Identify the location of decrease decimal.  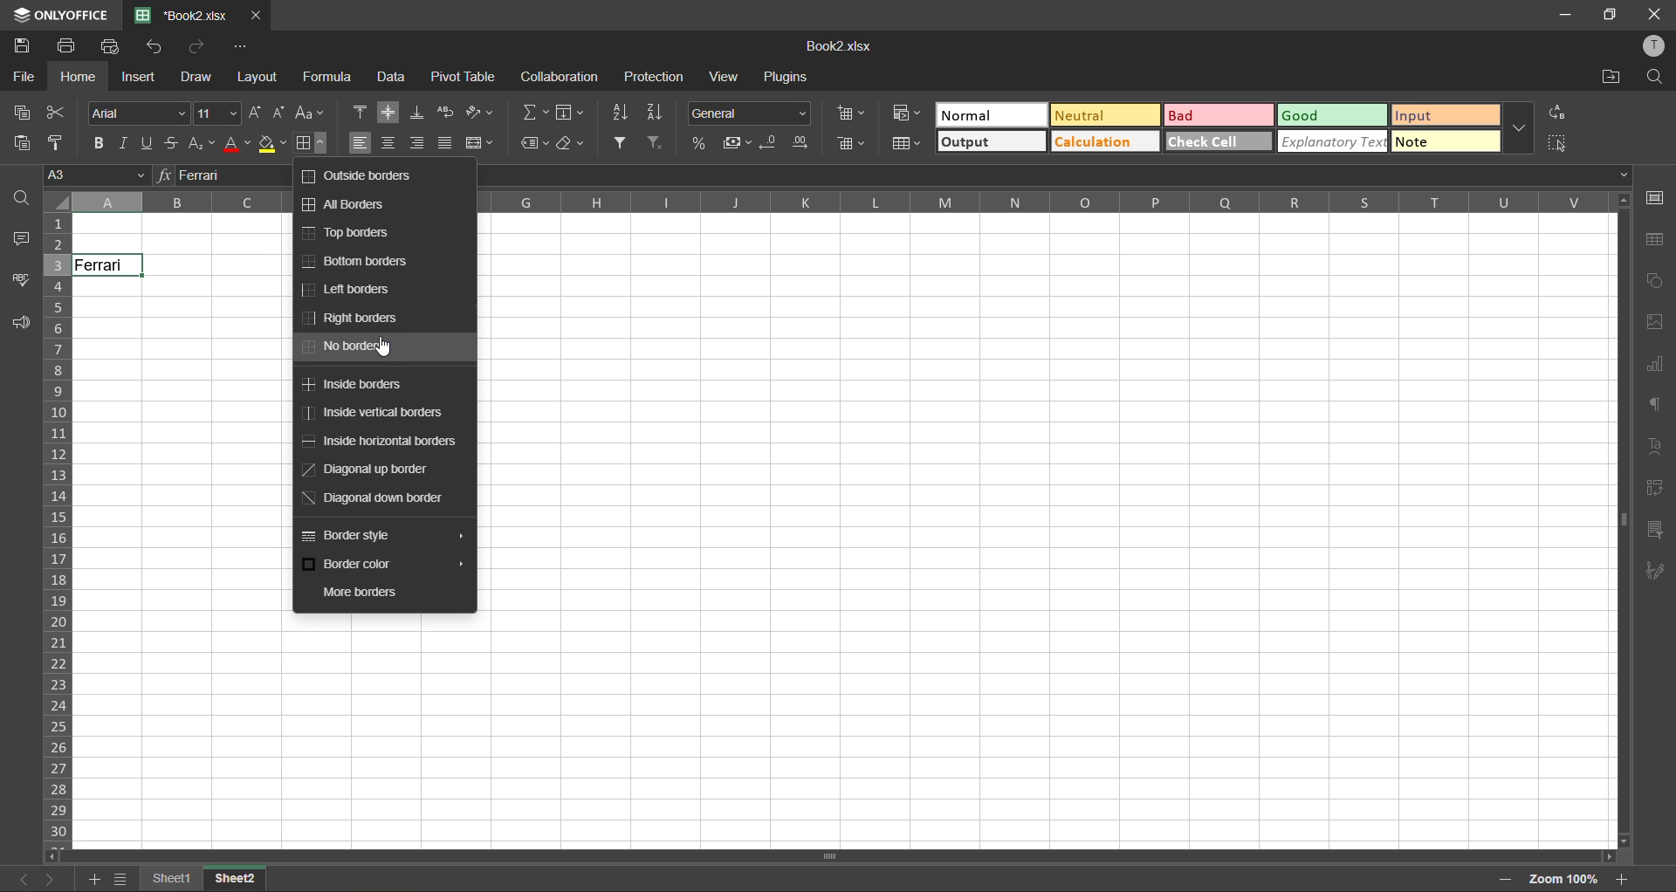
(770, 143).